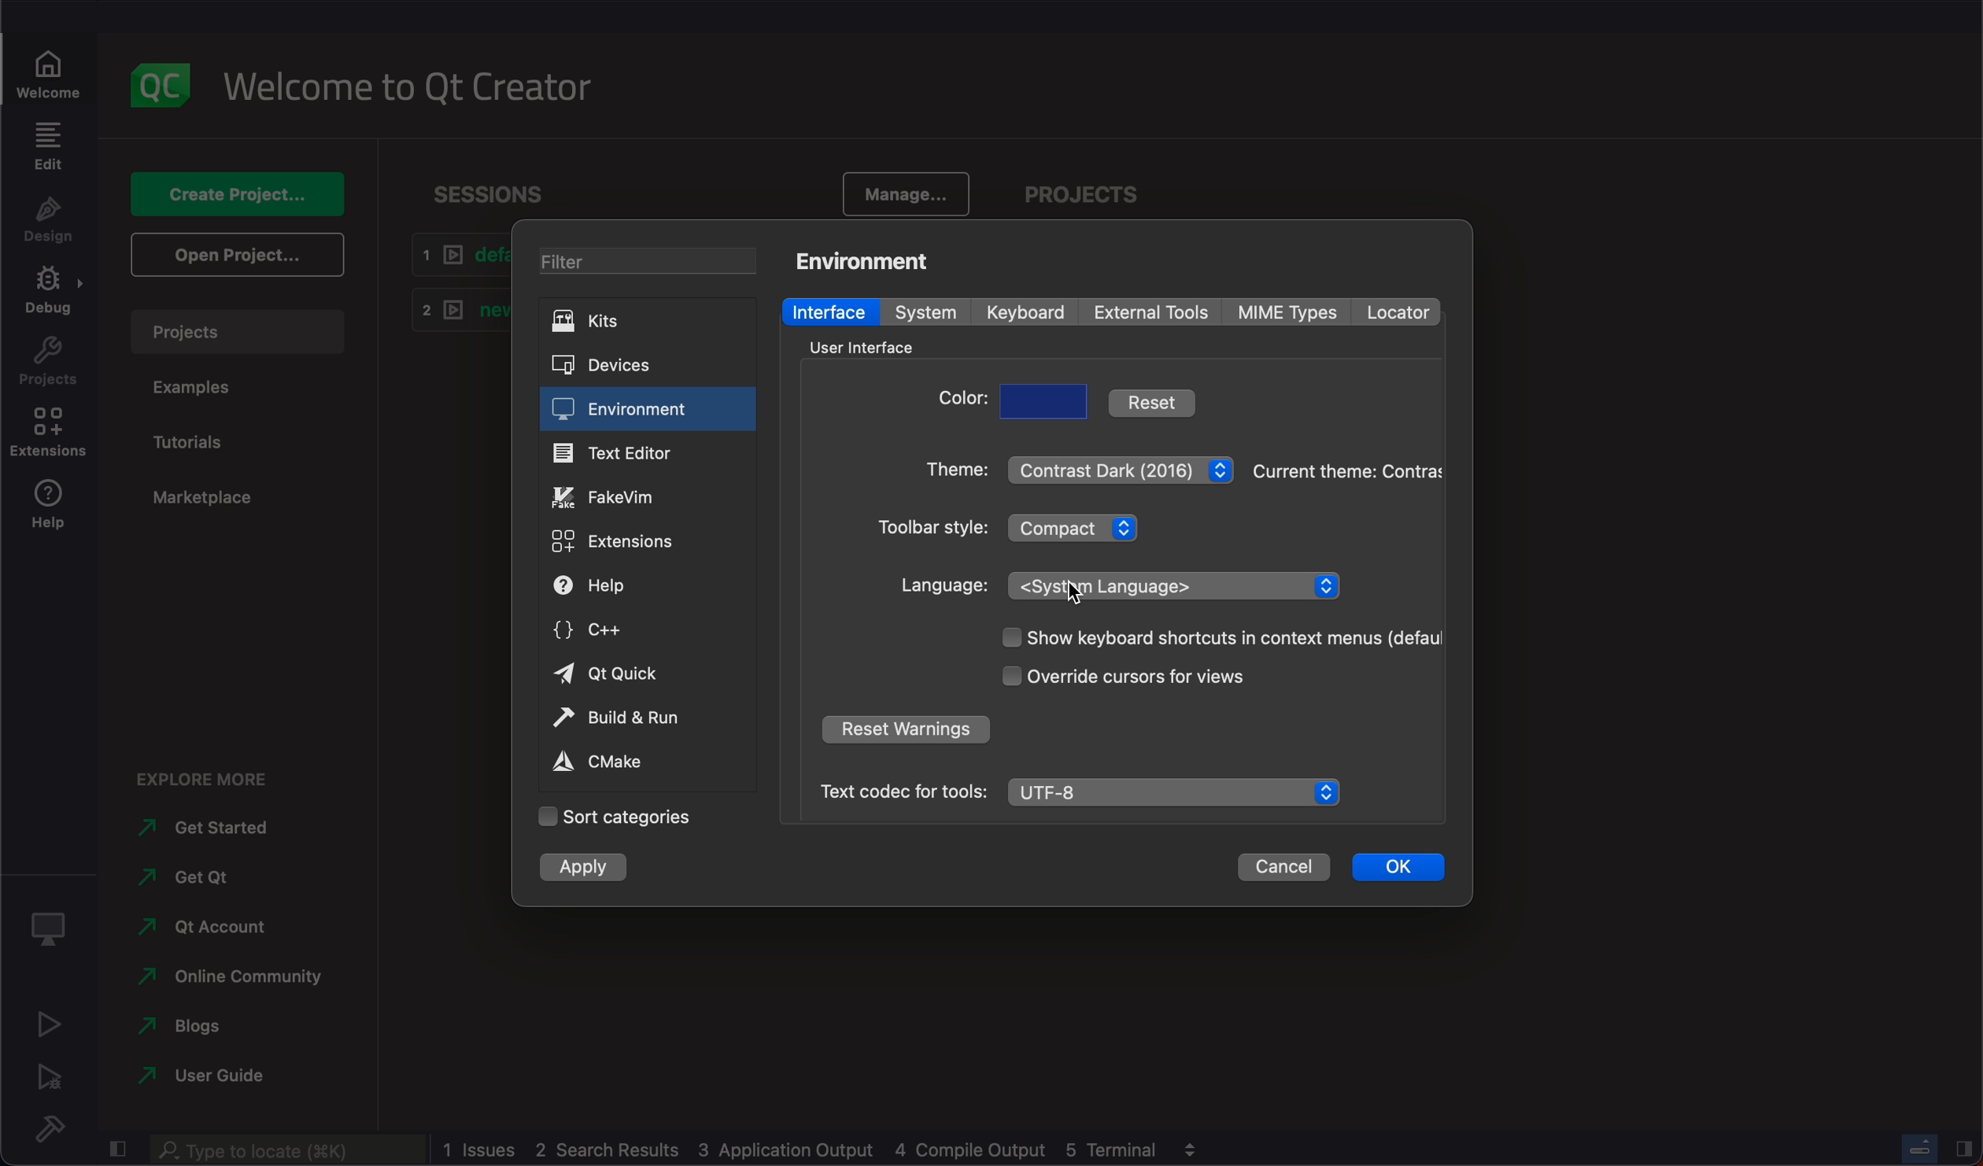 The width and height of the screenshot is (1983, 1166). What do you see at coordinates (50, 508) in the screenshot?
I see `help` at bounding box center [50, 508].